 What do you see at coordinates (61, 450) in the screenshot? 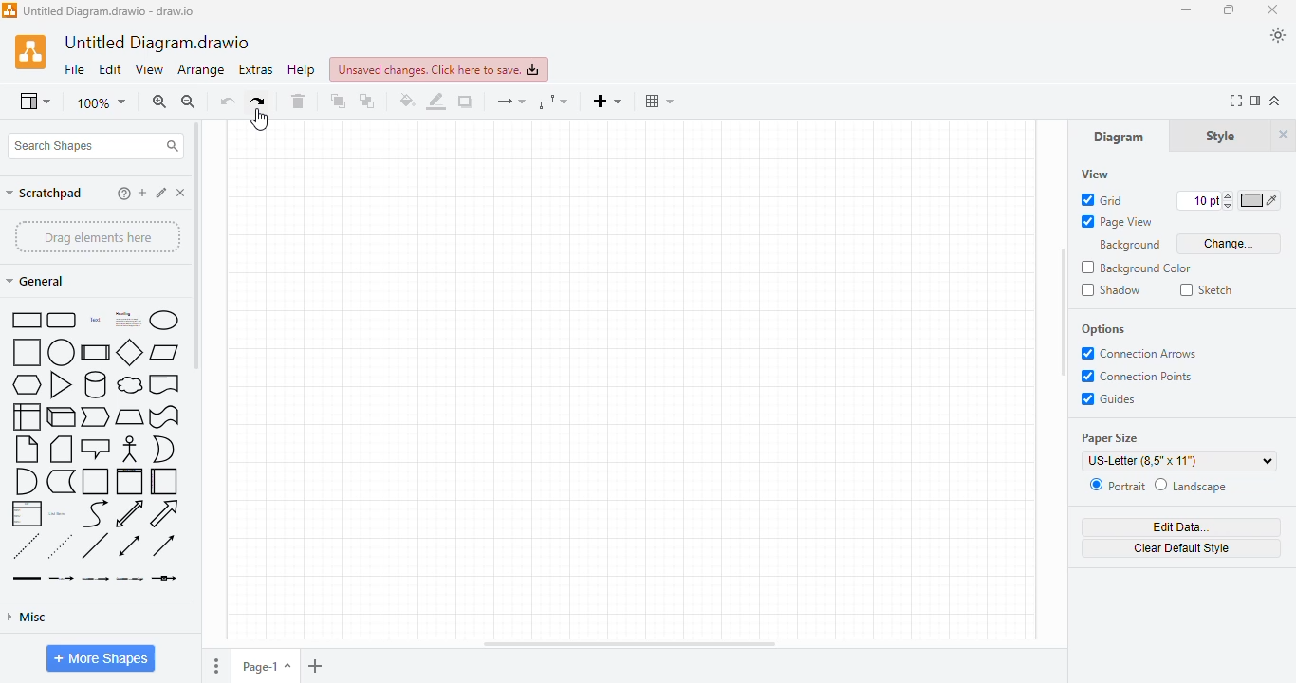
I see `card` at bounding box center [61, 450].